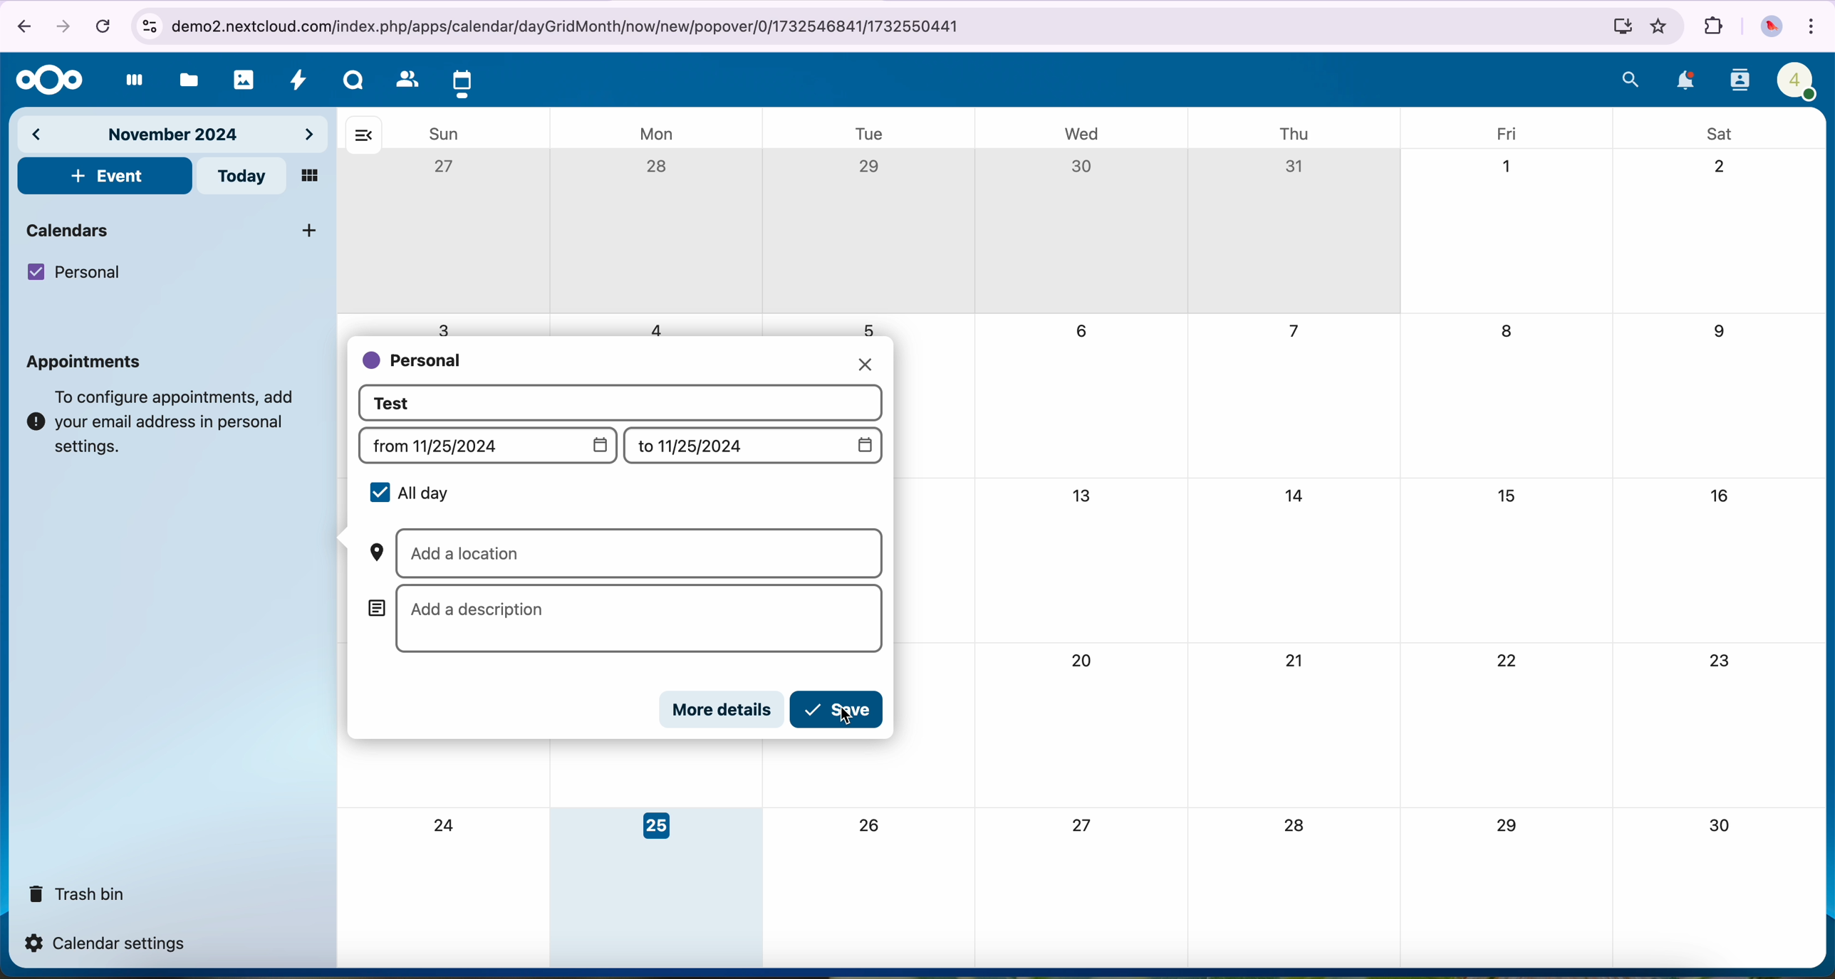 This screenshot has height=979, width=1835. Describe the element at coordinates (874, 824) in the screenshot. I see `26` at that location.